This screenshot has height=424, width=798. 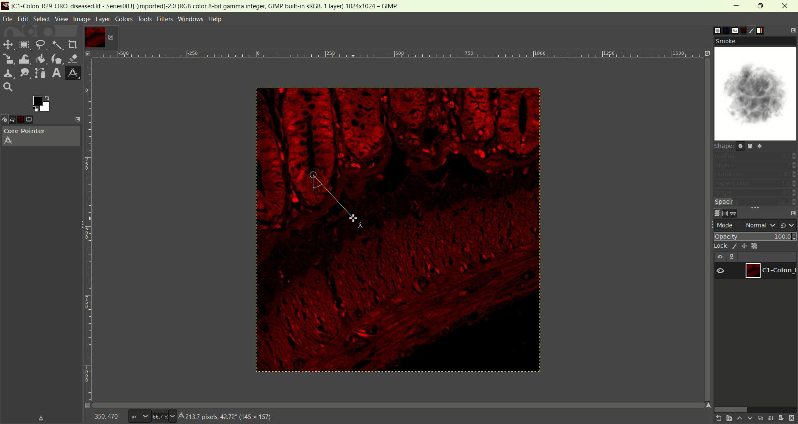 I want to click on fuzzy select tool, so click(x=57, y=46).